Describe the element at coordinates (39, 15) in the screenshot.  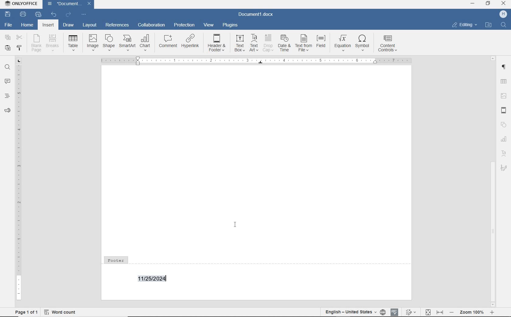
I see `quick print` at that location.